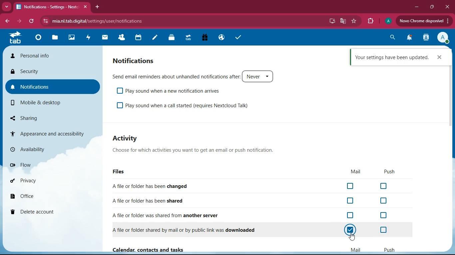  I want to click on off, so click(384, 185).